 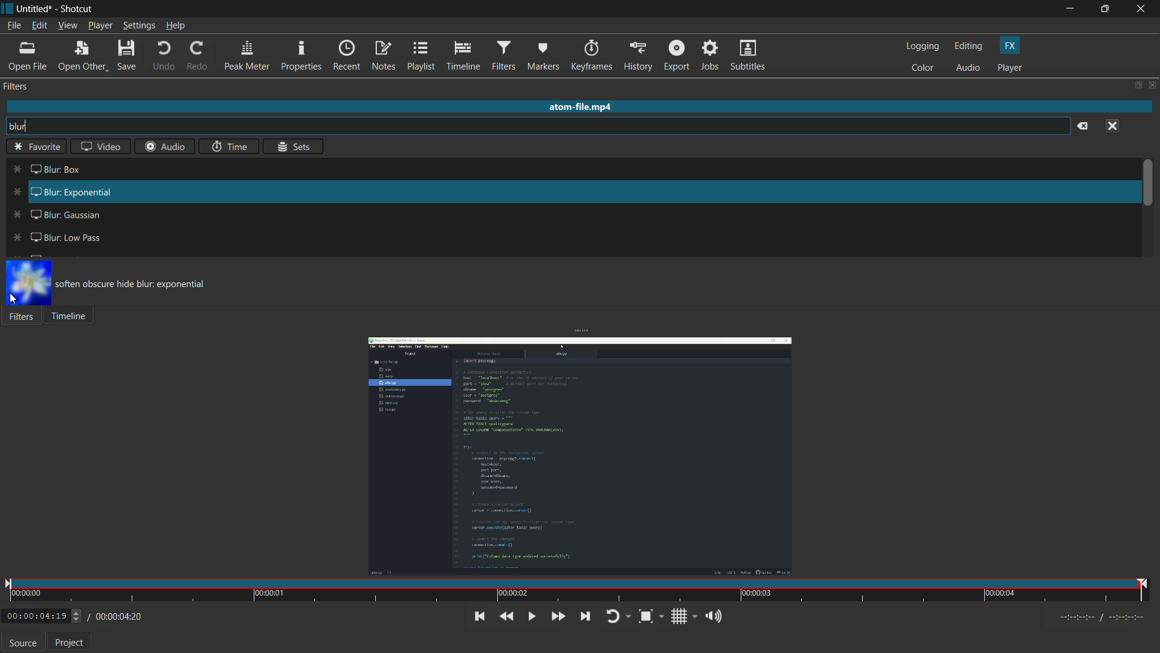 What do you see at coordinates (1083, 126) in the screenshot?
I see `clear search` at bounding box center [1083, 126].